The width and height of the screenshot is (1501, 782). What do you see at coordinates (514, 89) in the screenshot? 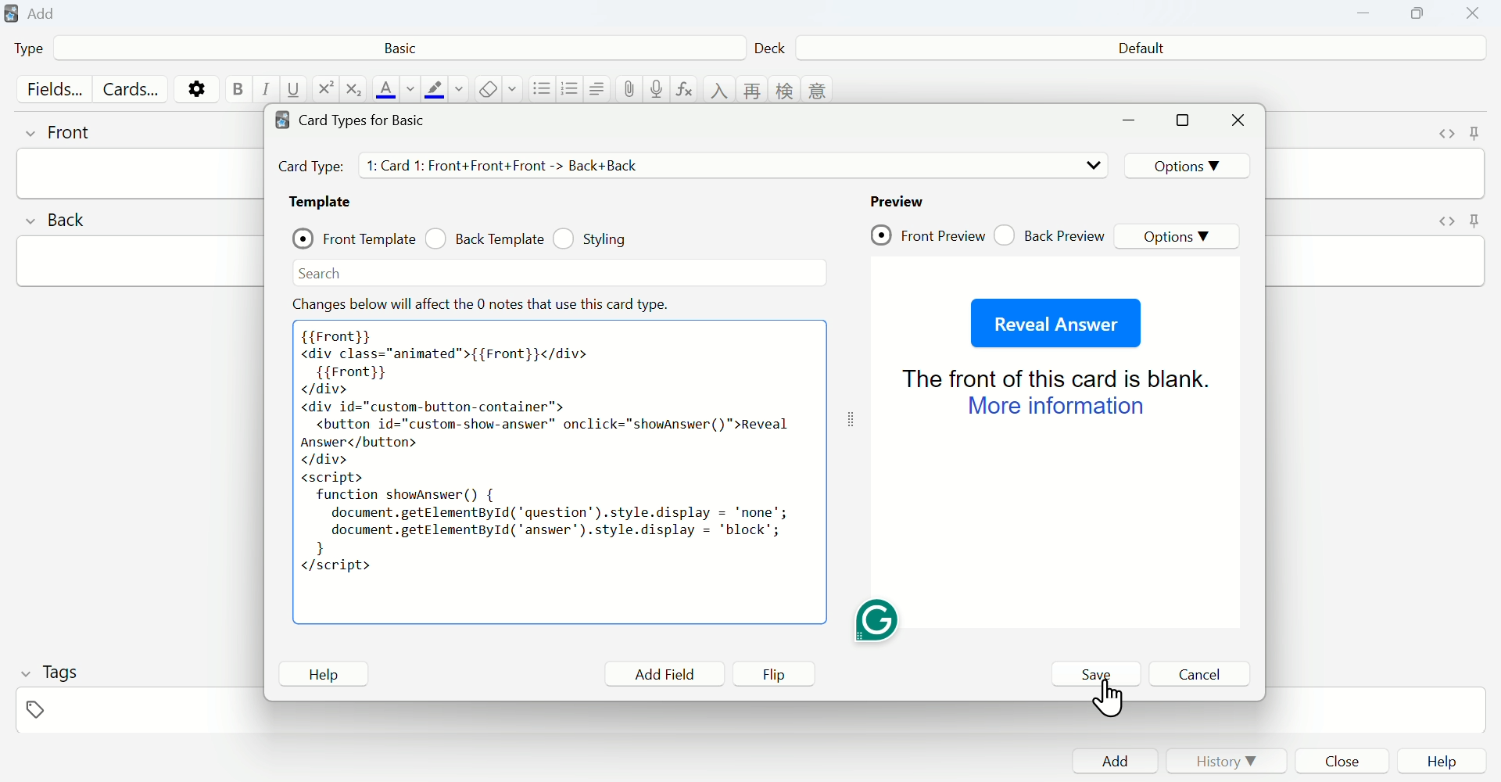
I see `select formatting to remove` at bounding box center [514, 89].